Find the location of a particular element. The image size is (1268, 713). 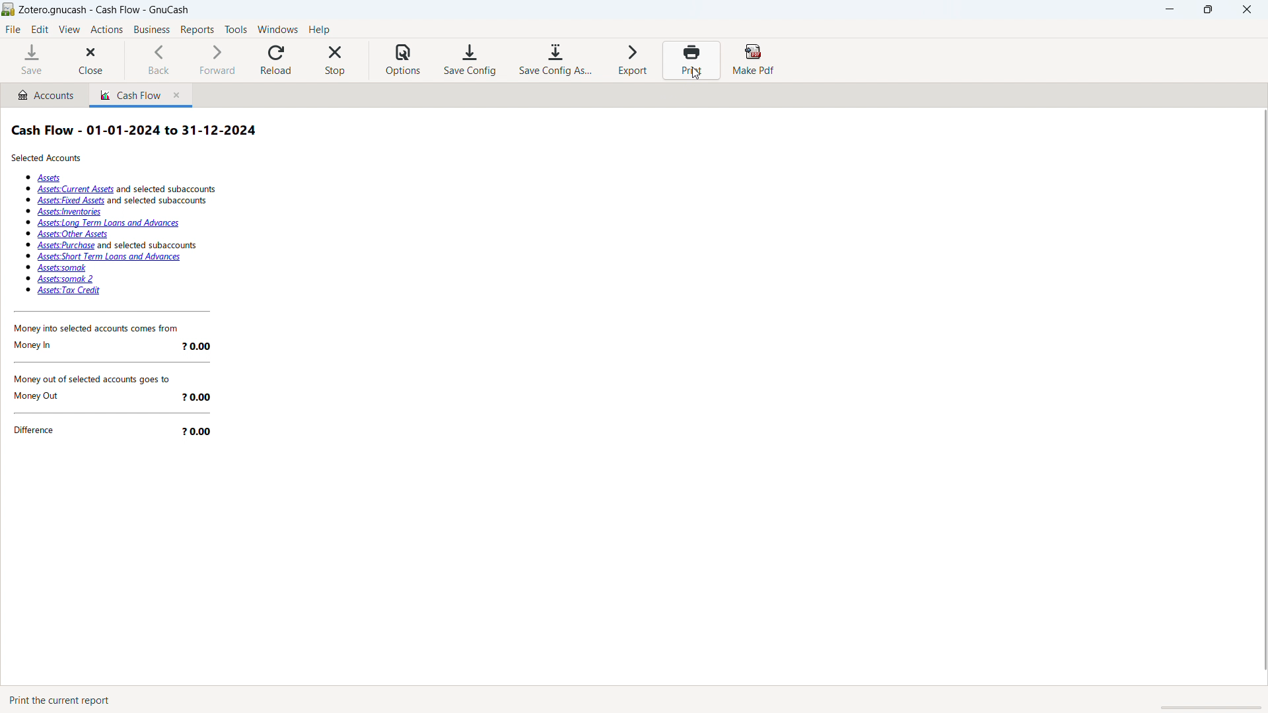

save is located at coordinates (33, 61).